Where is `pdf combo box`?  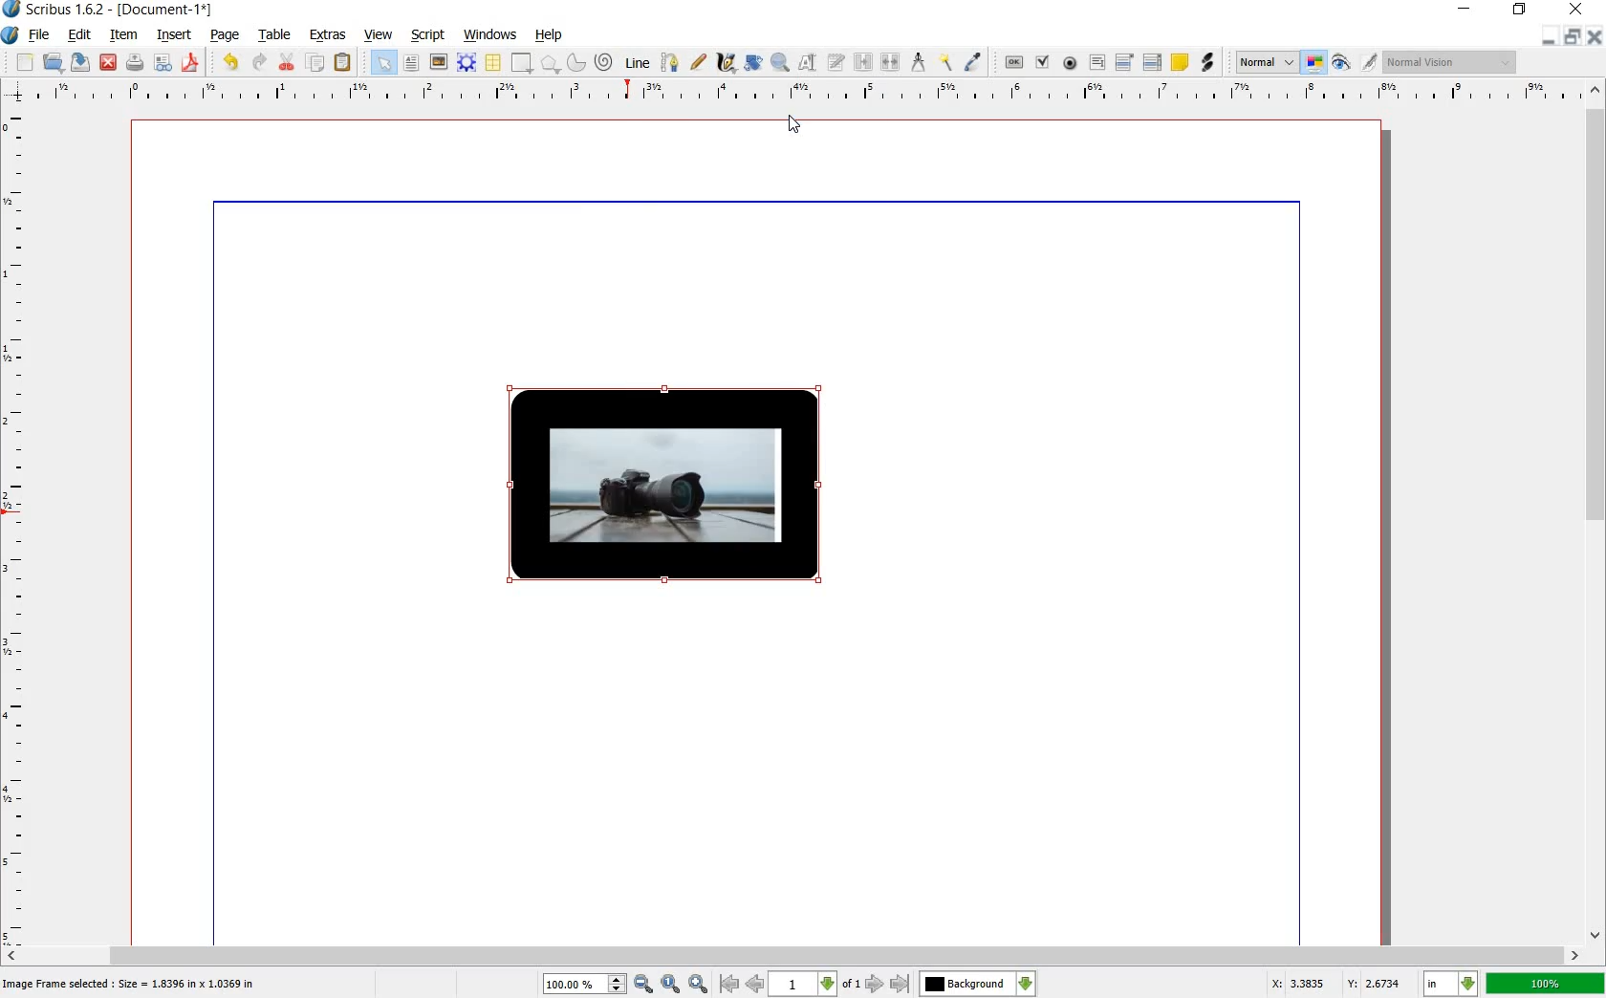 pdf combo box is located at coordinates (1124, 63).